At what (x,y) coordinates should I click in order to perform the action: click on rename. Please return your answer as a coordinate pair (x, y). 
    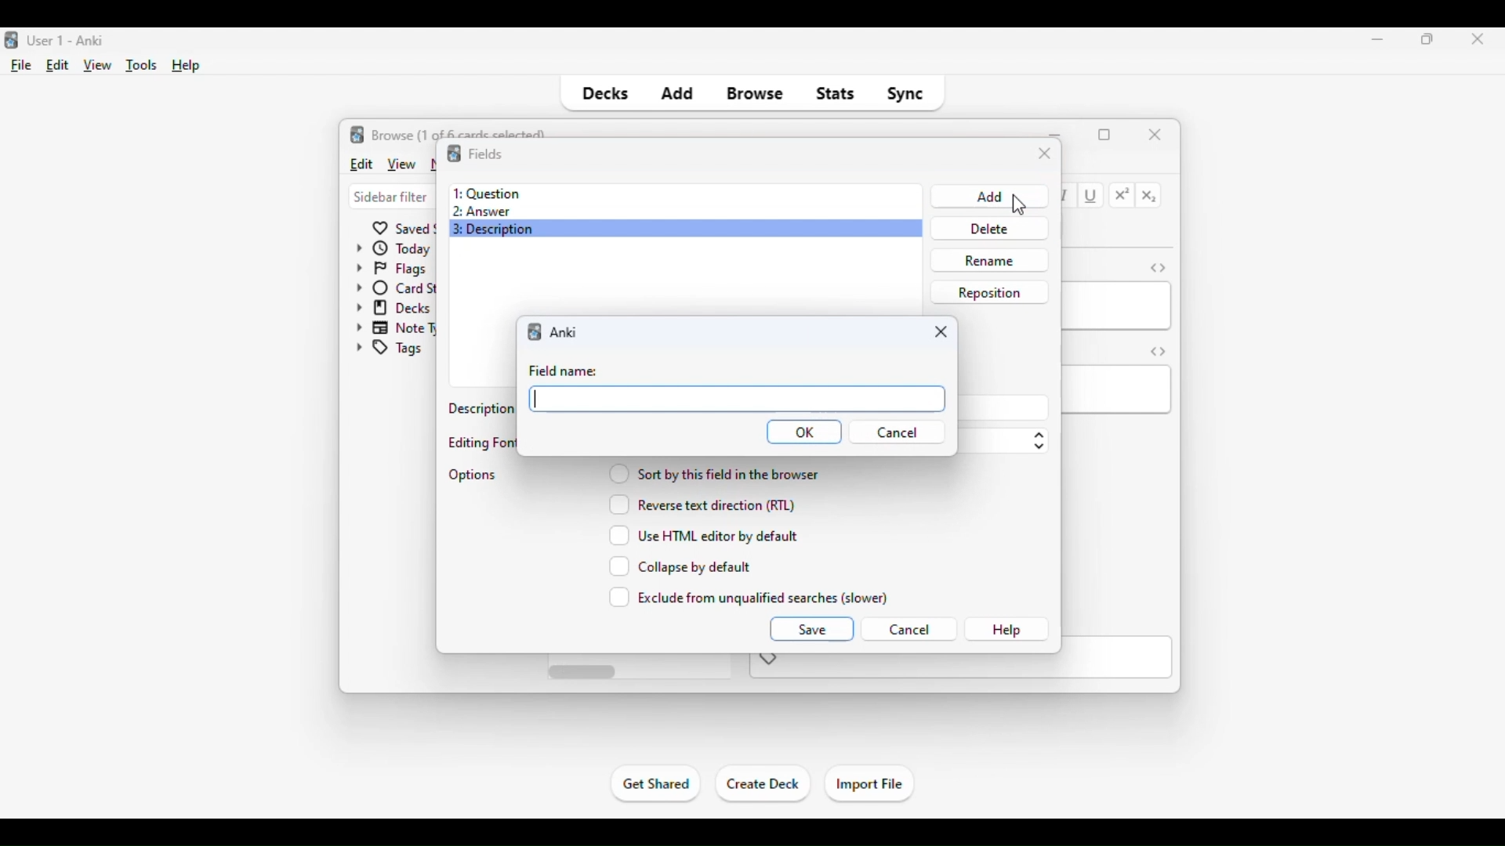
    Looking at the image, I should click on (988, 260).